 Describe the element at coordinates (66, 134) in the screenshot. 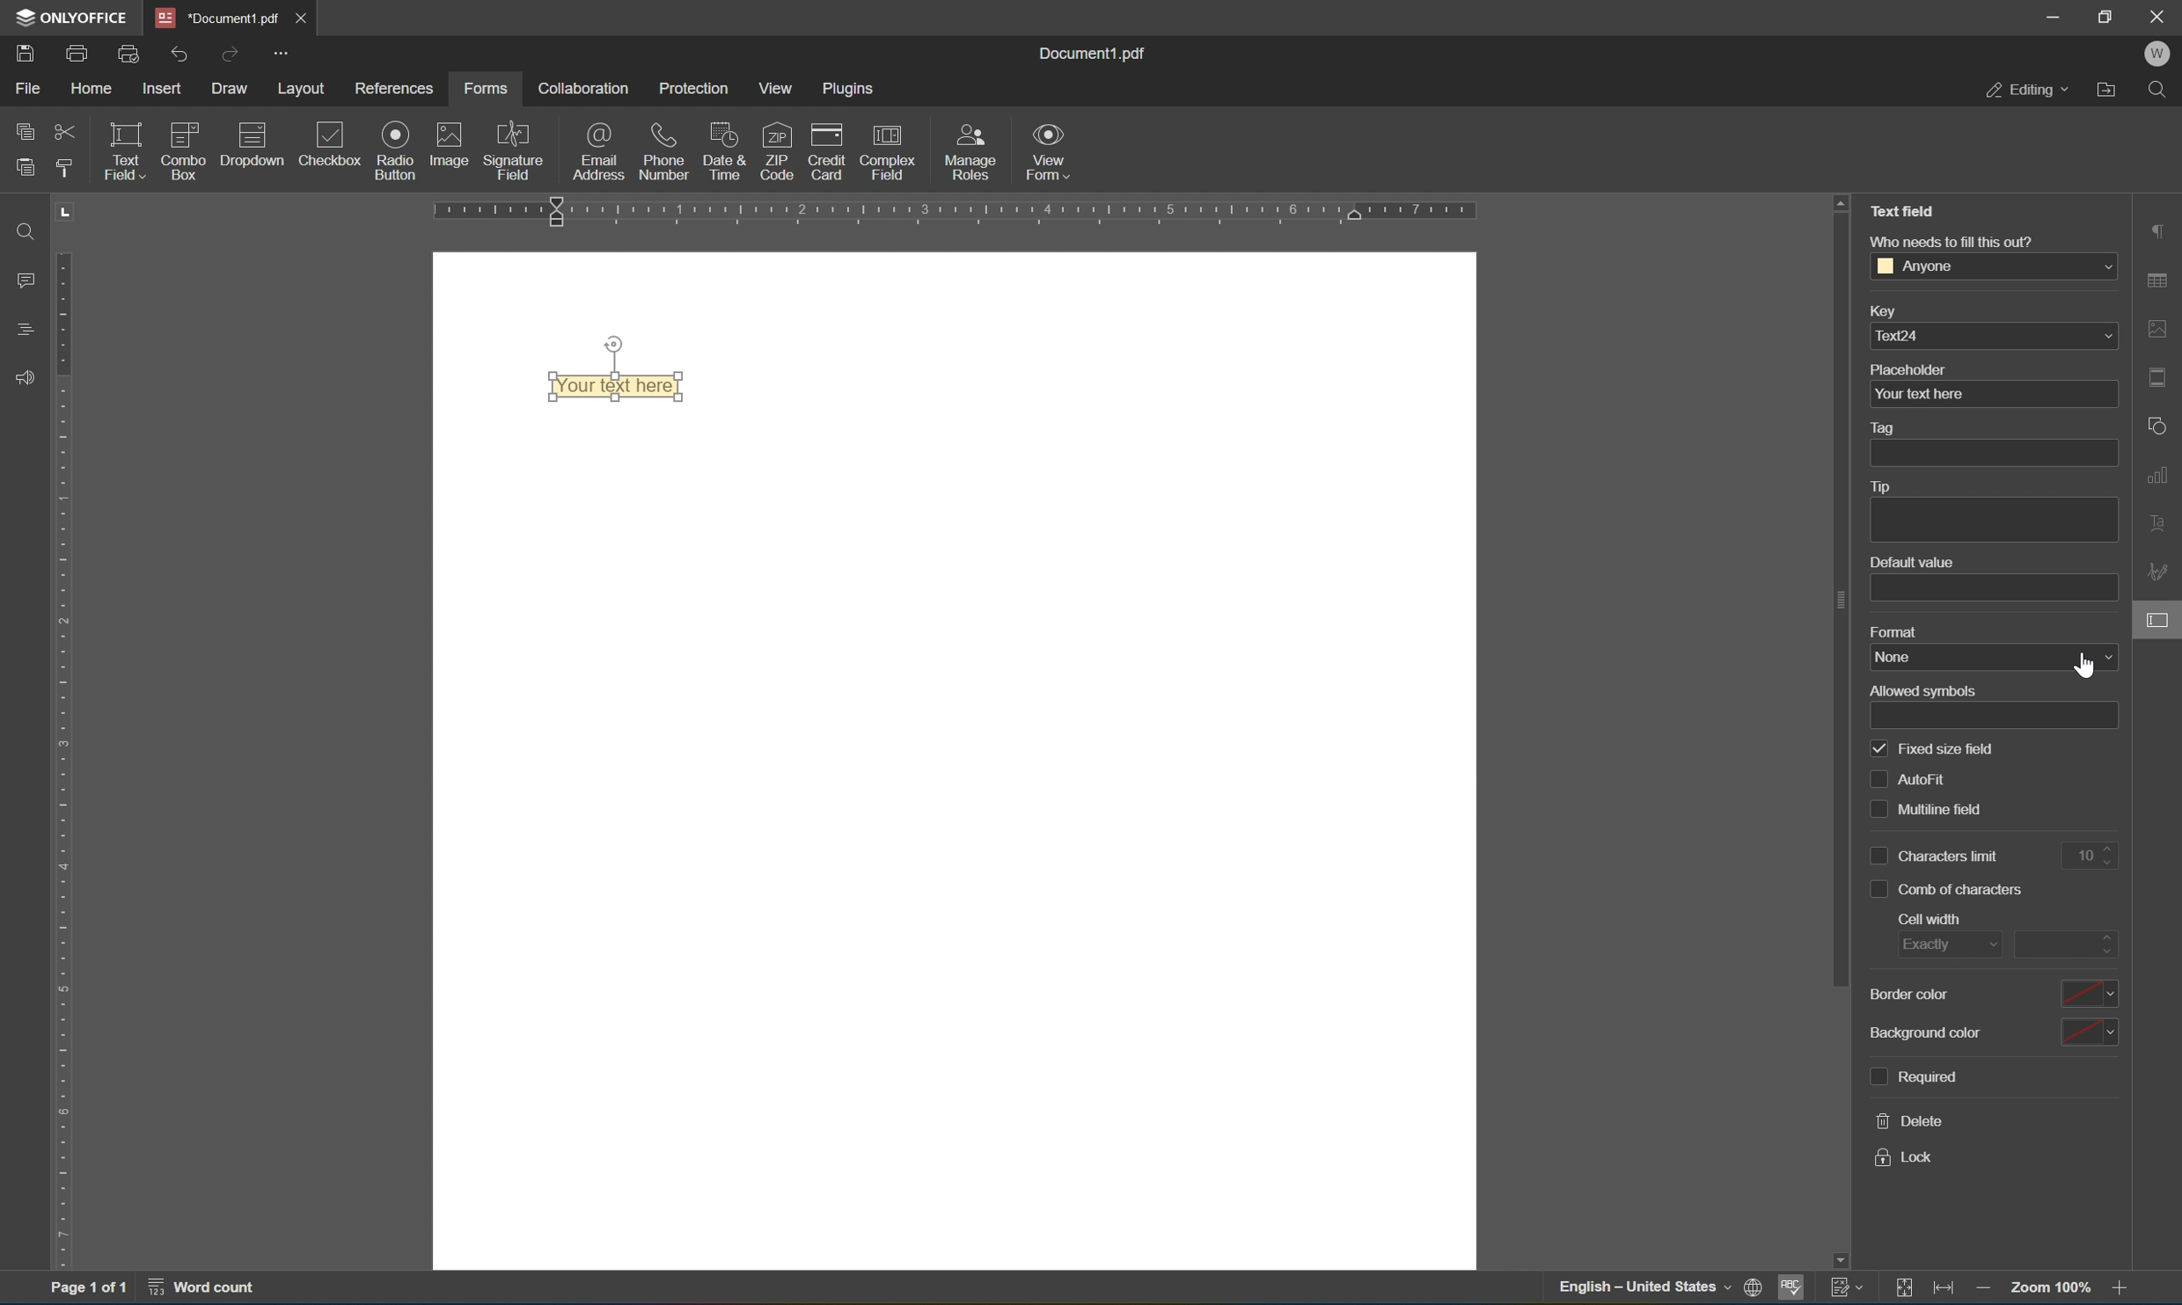

I see `cut` at that location.